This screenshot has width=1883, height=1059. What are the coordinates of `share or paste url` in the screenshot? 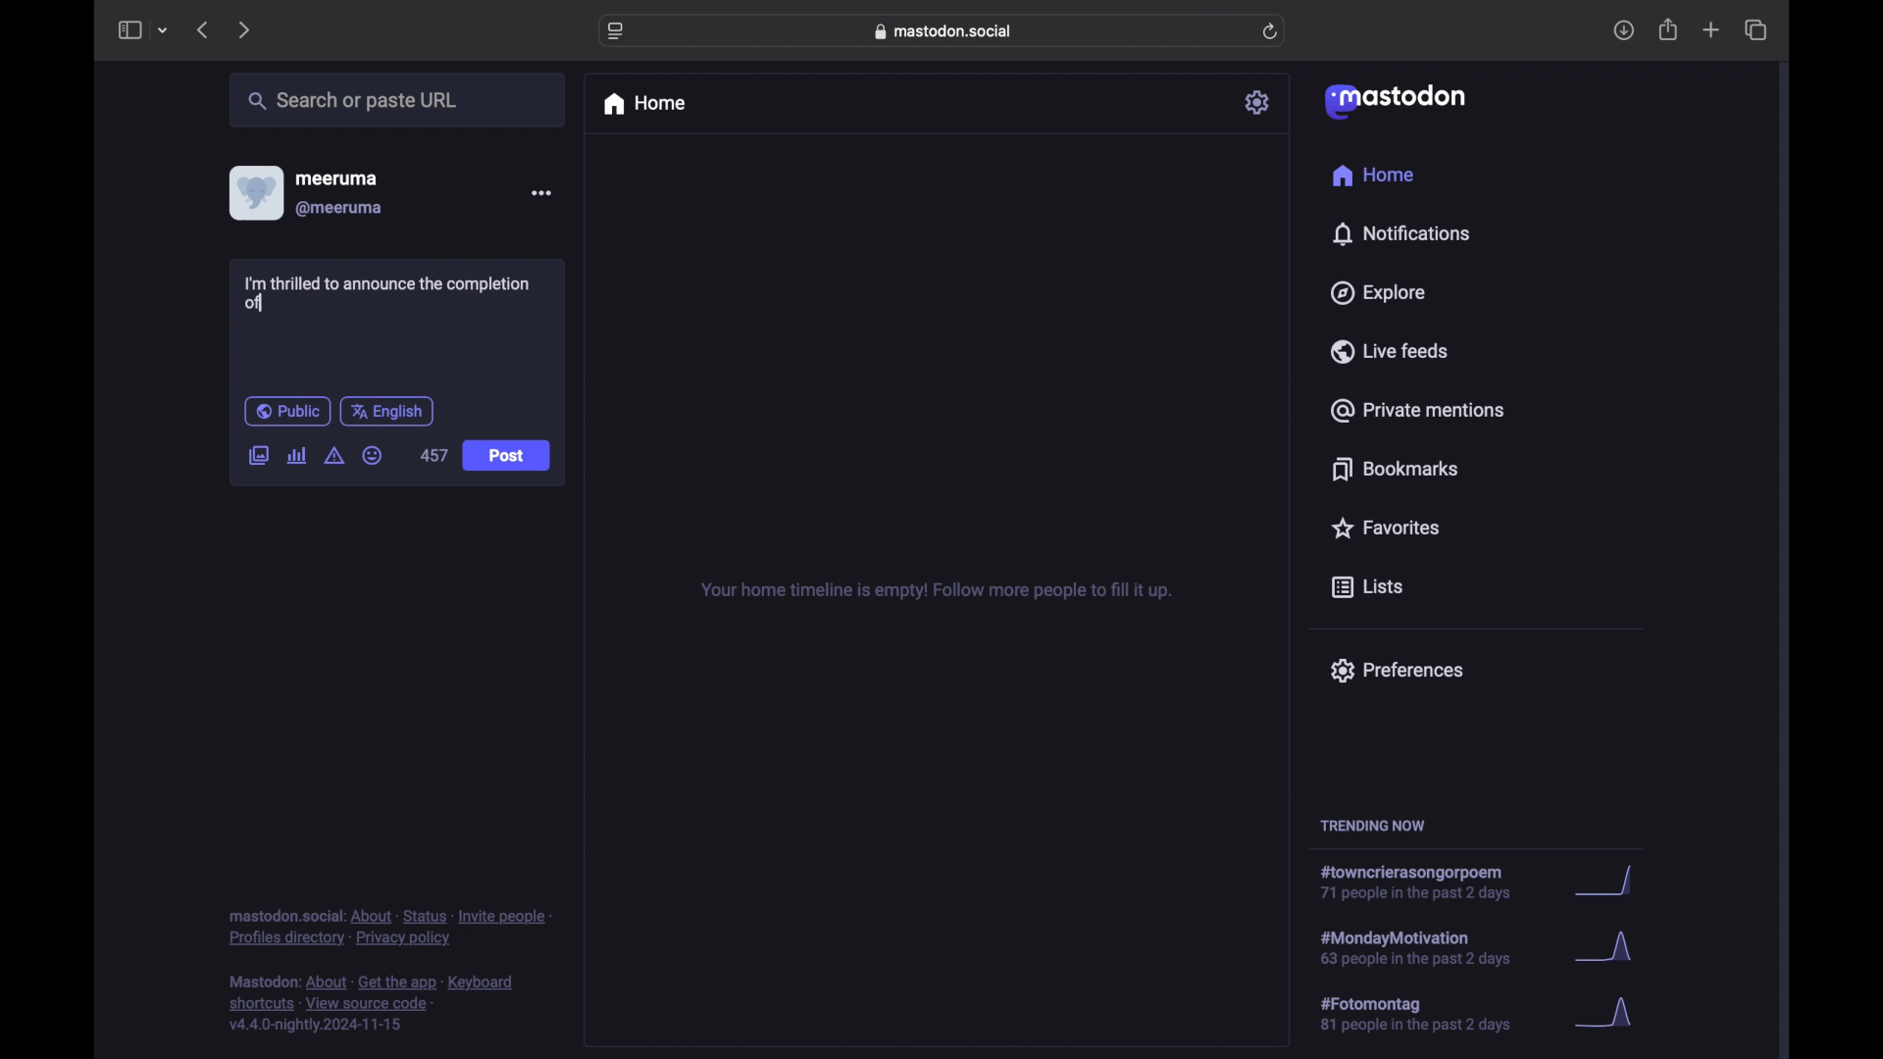 It's located at (353, 100).